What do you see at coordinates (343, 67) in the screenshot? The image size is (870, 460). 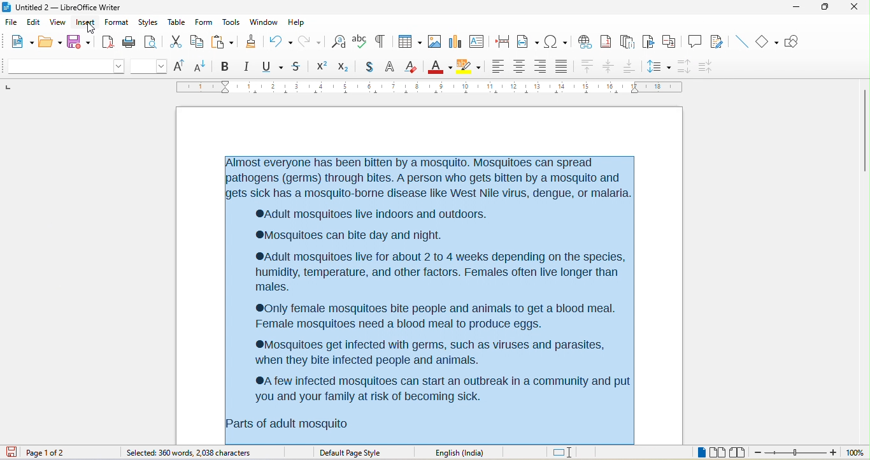 I see `subscript` at bounding box center [343, 67].